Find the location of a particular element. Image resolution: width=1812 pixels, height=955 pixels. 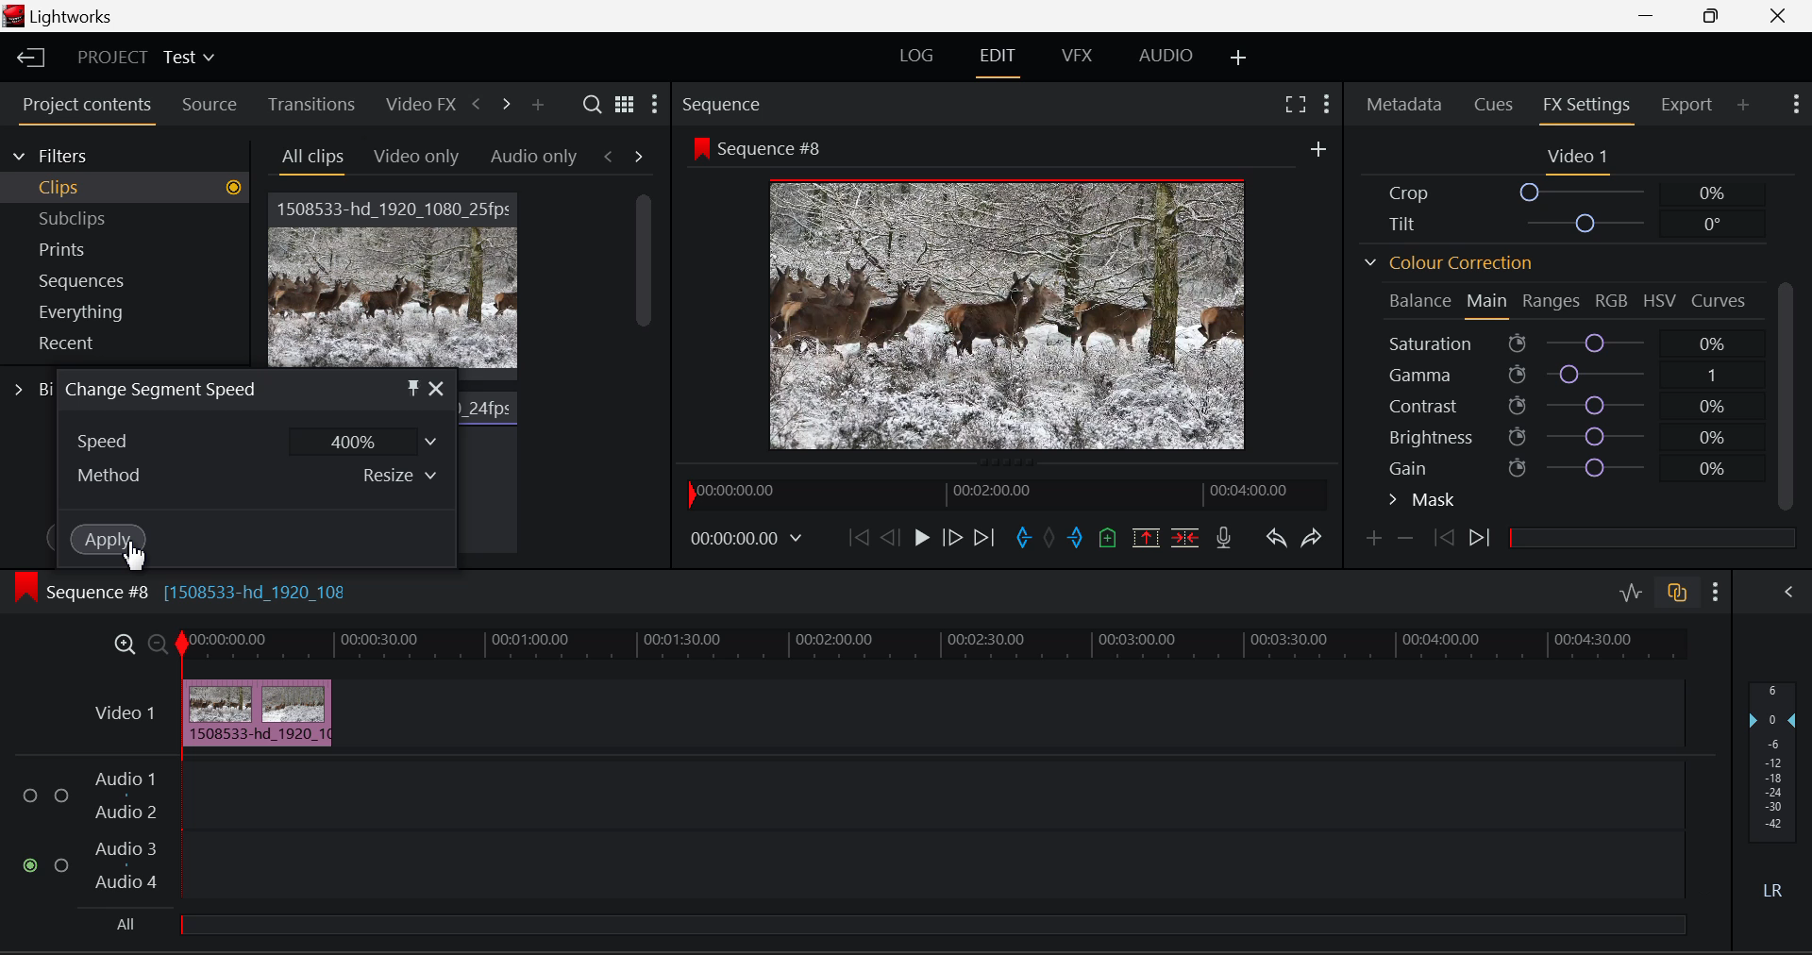

Everything is located at coordinates (136, 311).